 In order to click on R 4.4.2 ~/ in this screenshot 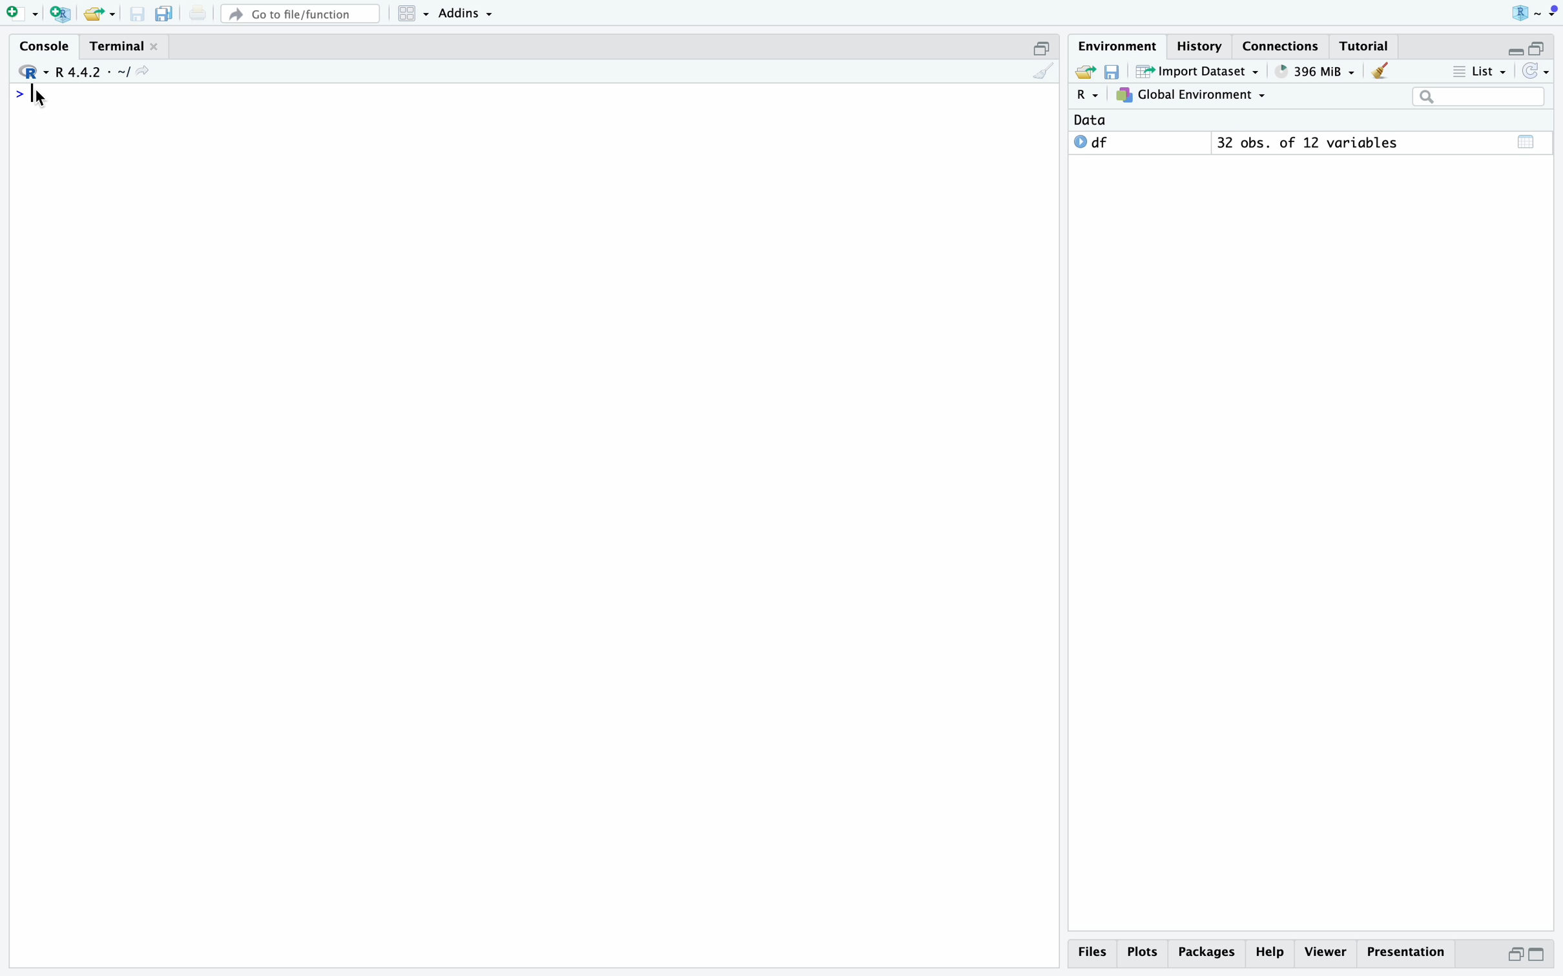, I will do `click(94, 72)`.